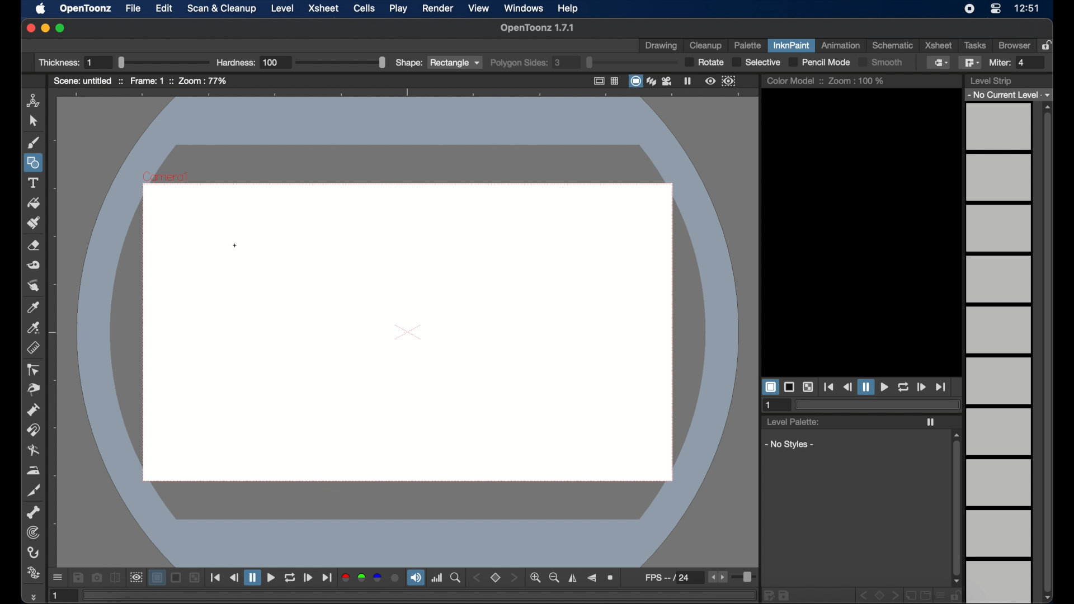  I want to click on animation, so click(842, 45).